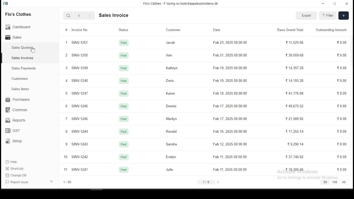 This screenshot has height=199, width=354. I want to click on Feb 18, 2025 00-0000, so click(231, 93).